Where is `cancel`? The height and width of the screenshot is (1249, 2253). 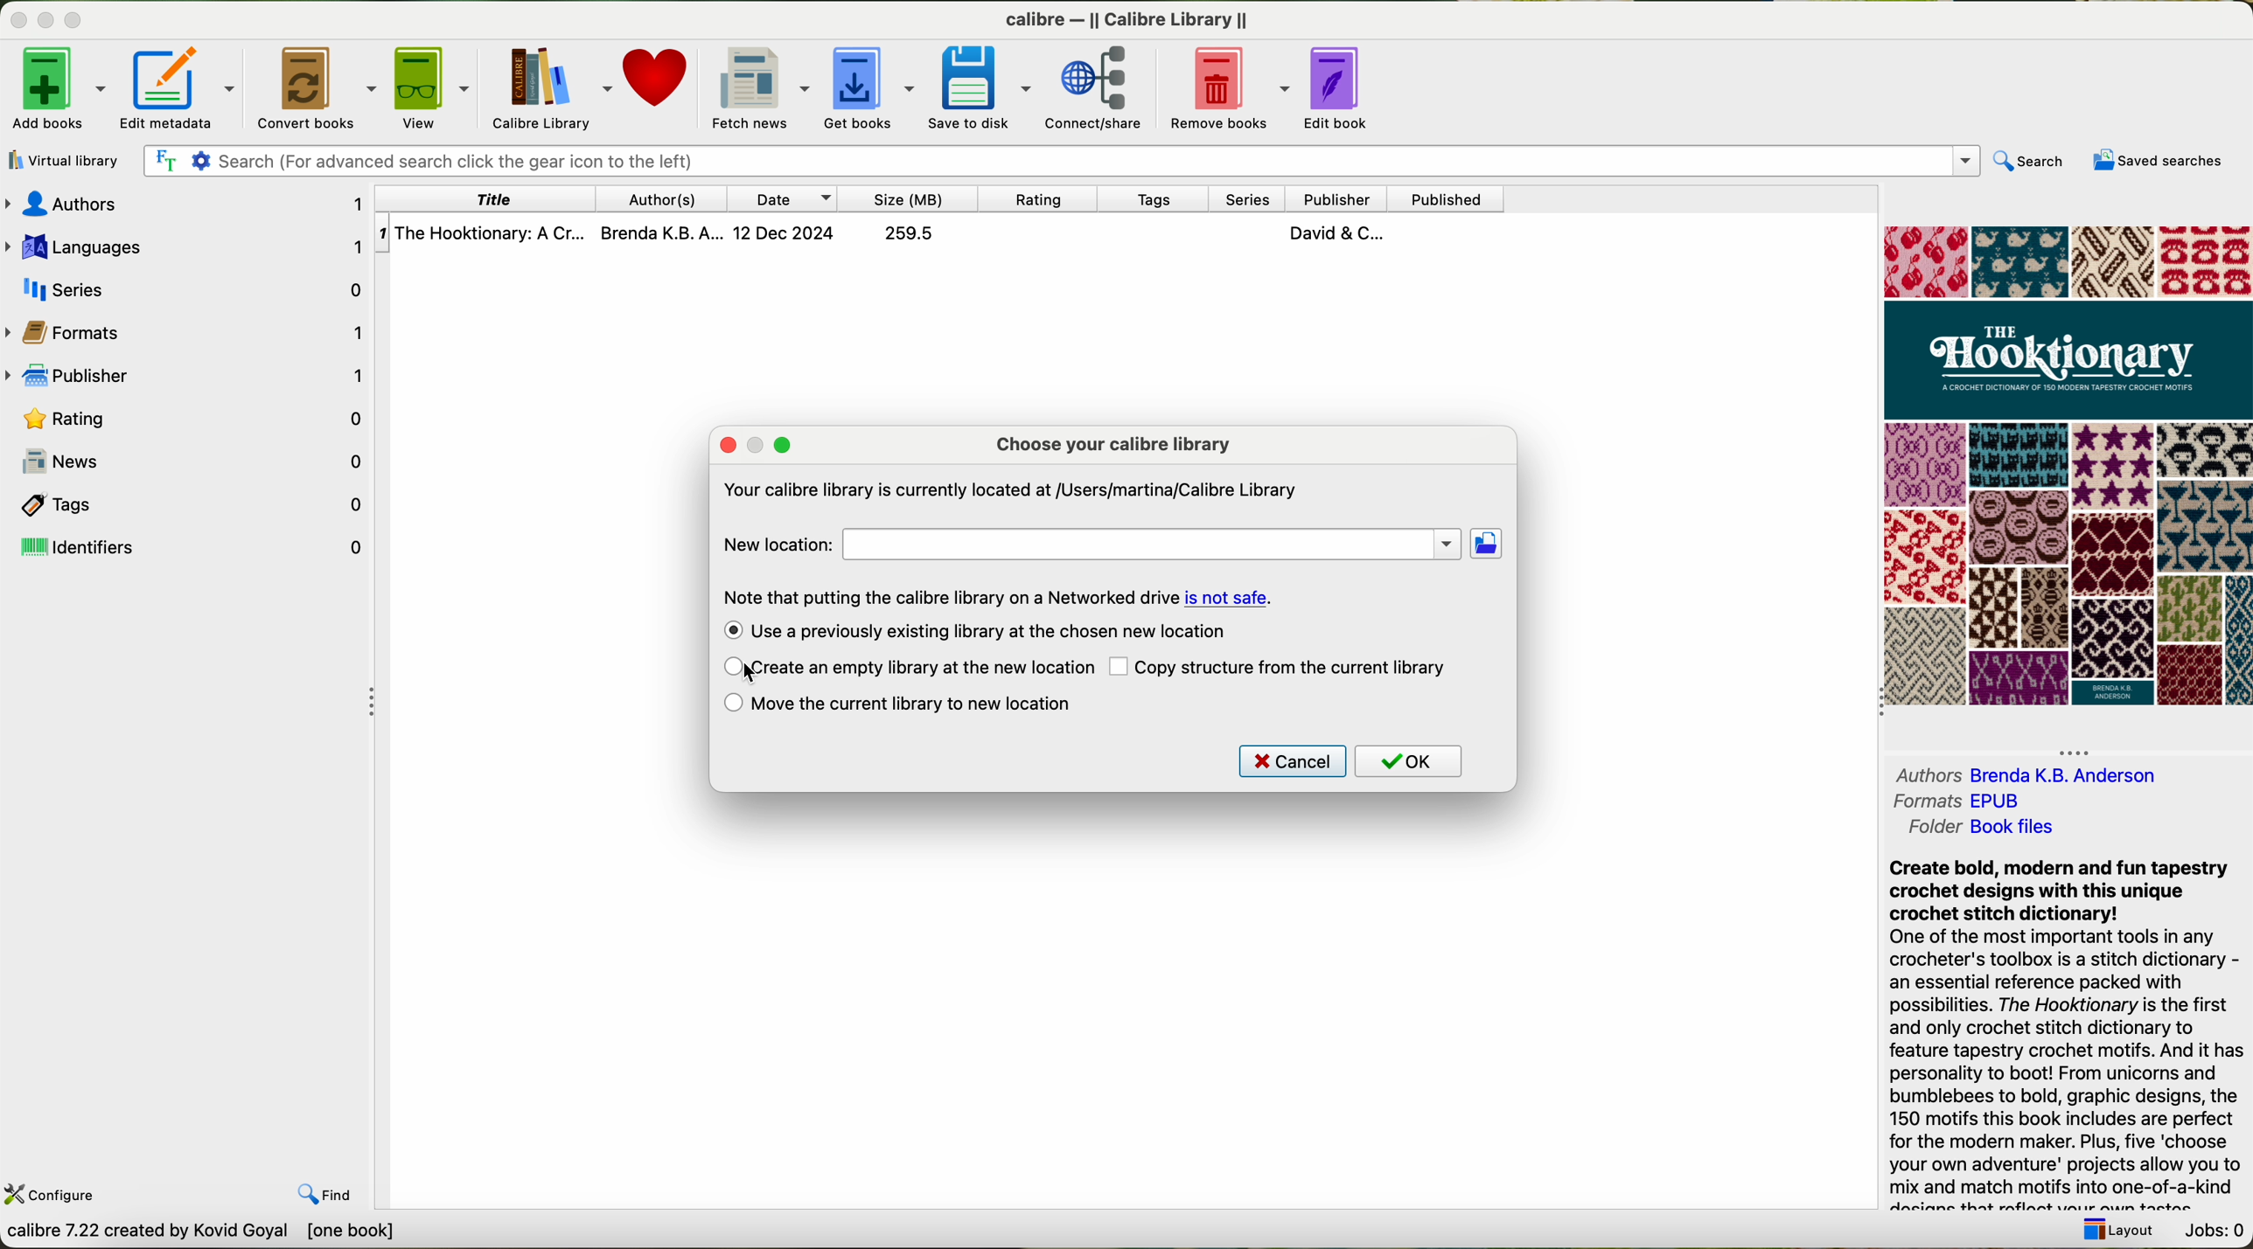
cancel is located at coordinates (1293, 760).